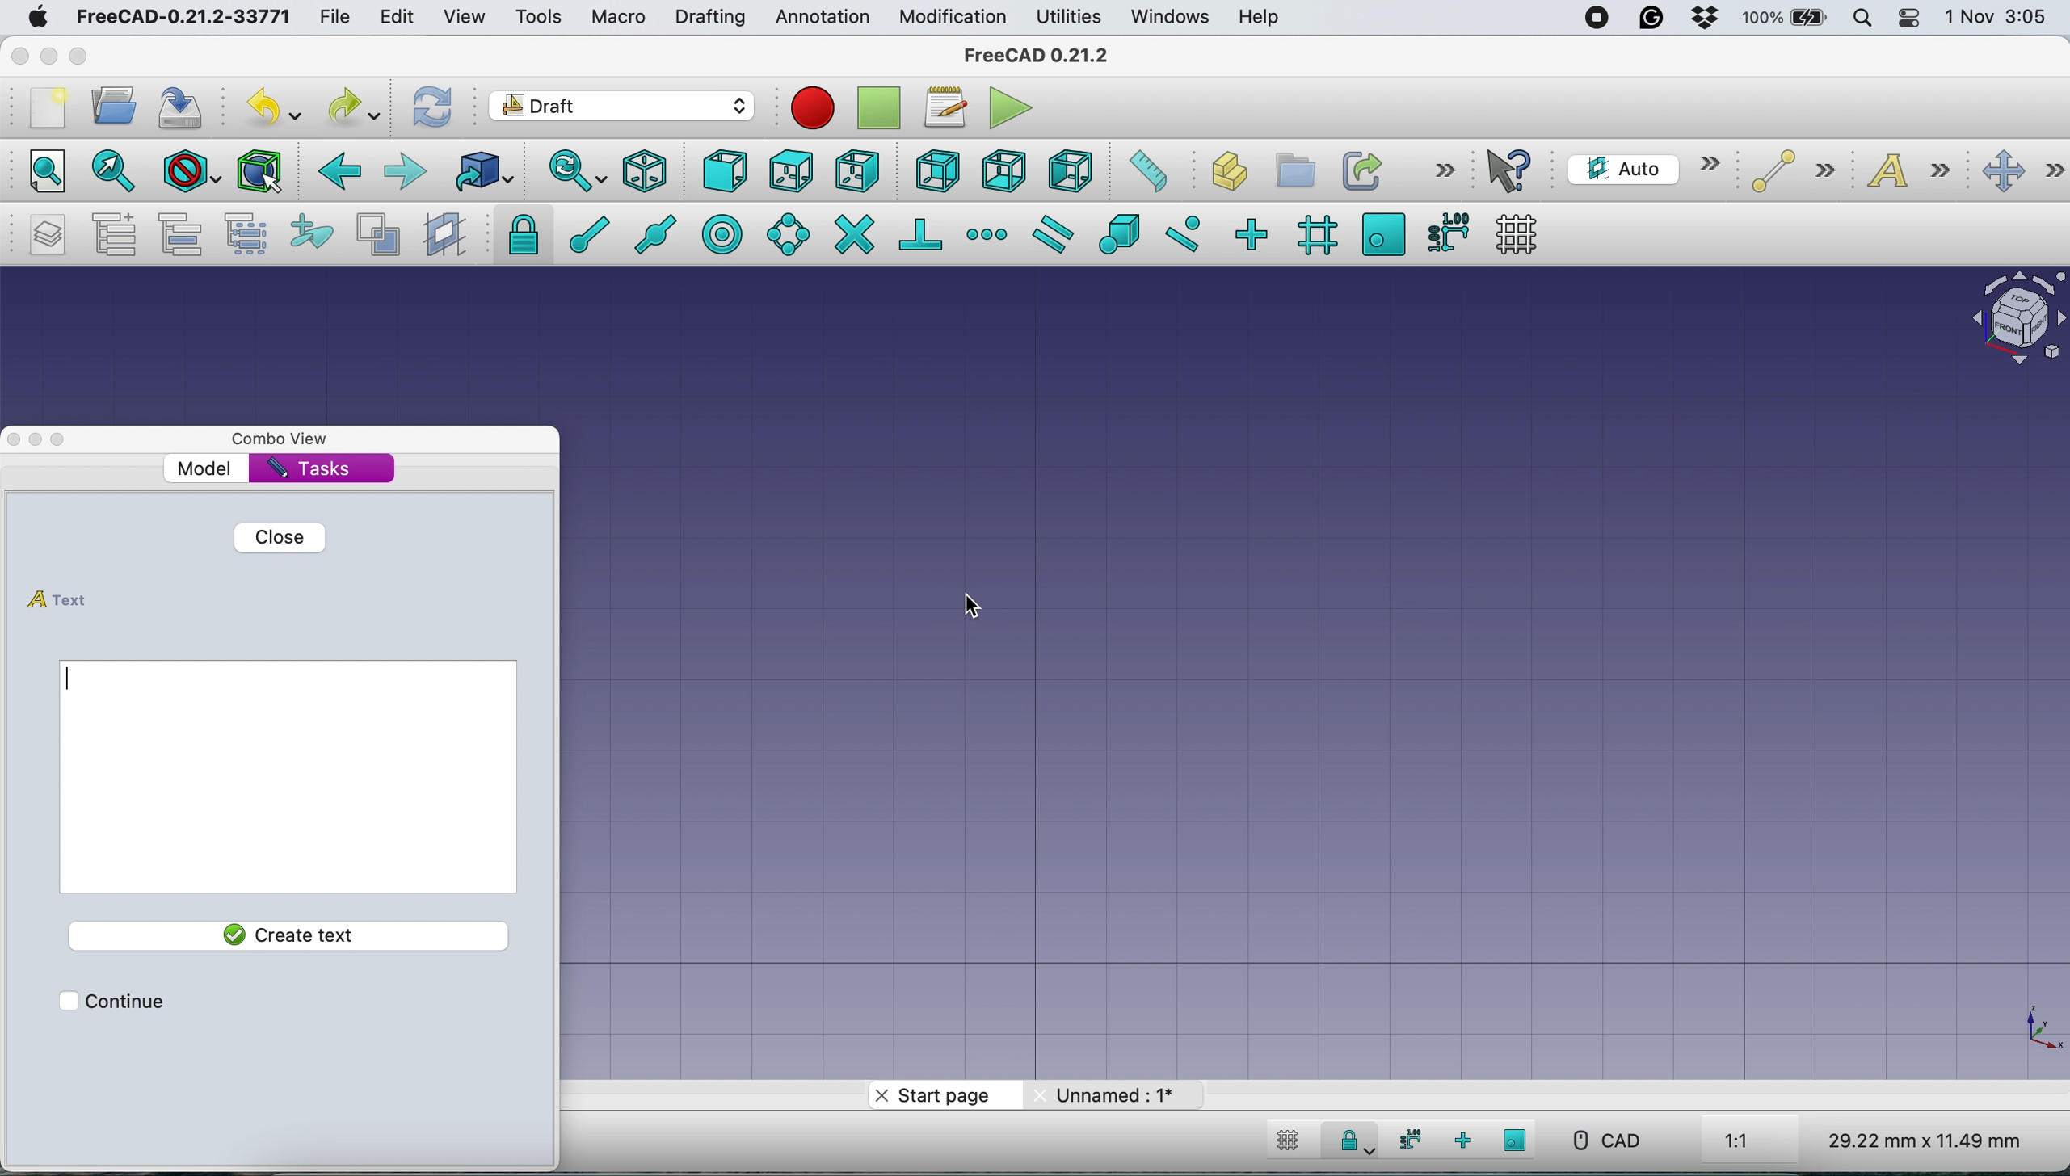 Image resolution: width=2070 pixels, height=1176 pixels. I want to click on move, so click(2017, 170).